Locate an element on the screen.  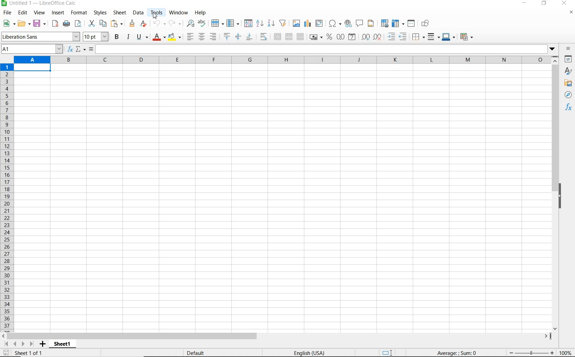
help is located at coordinates (202, 13).